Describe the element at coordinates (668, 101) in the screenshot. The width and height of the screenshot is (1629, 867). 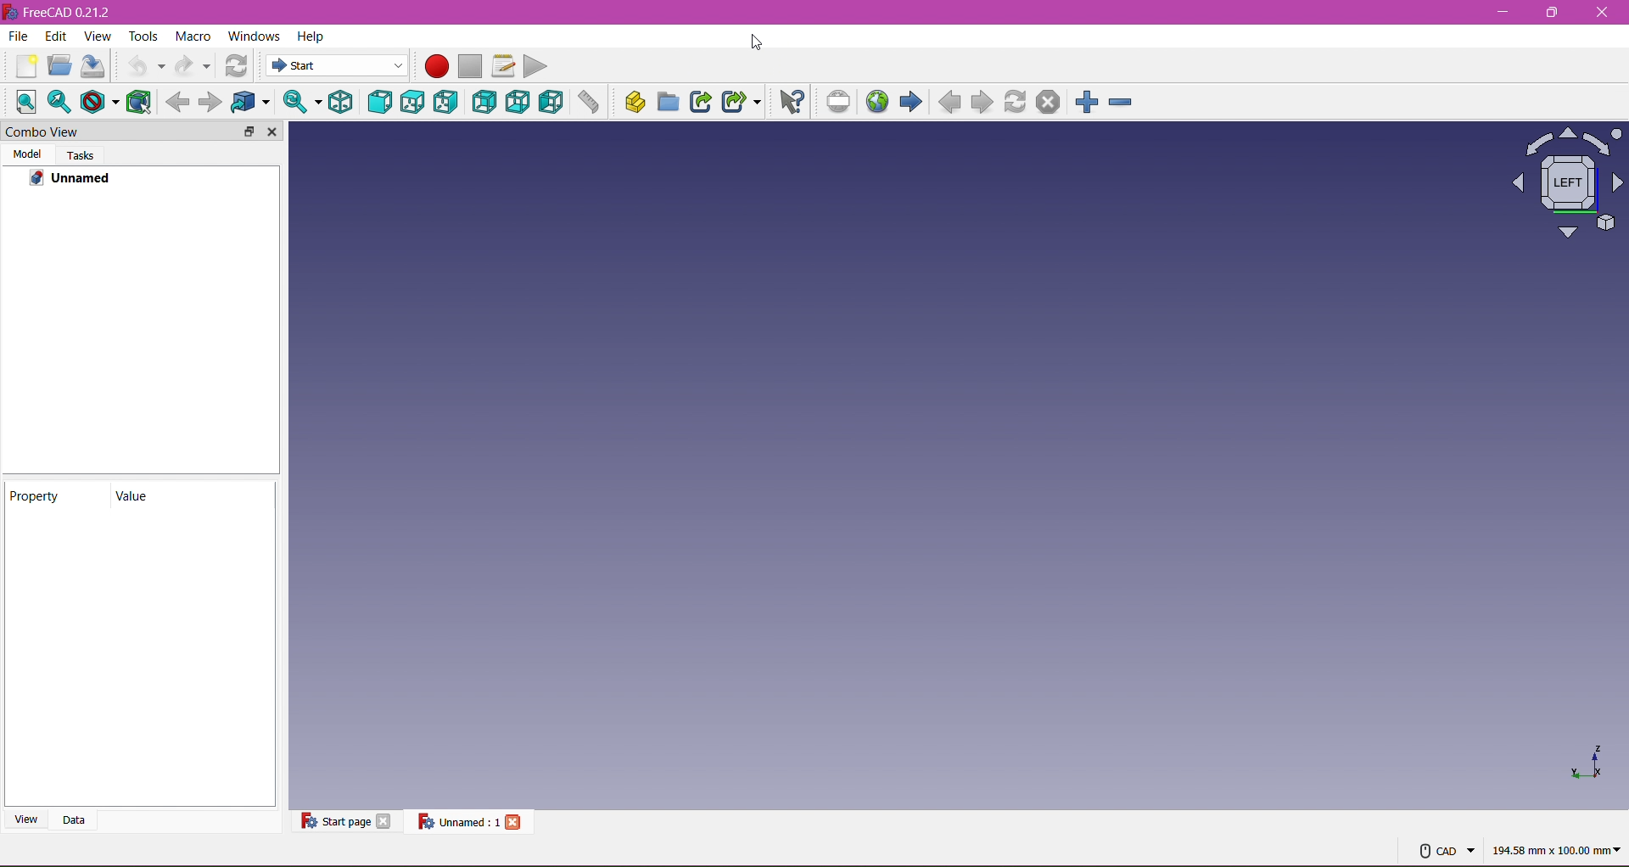
I see `Create Group` at that location.